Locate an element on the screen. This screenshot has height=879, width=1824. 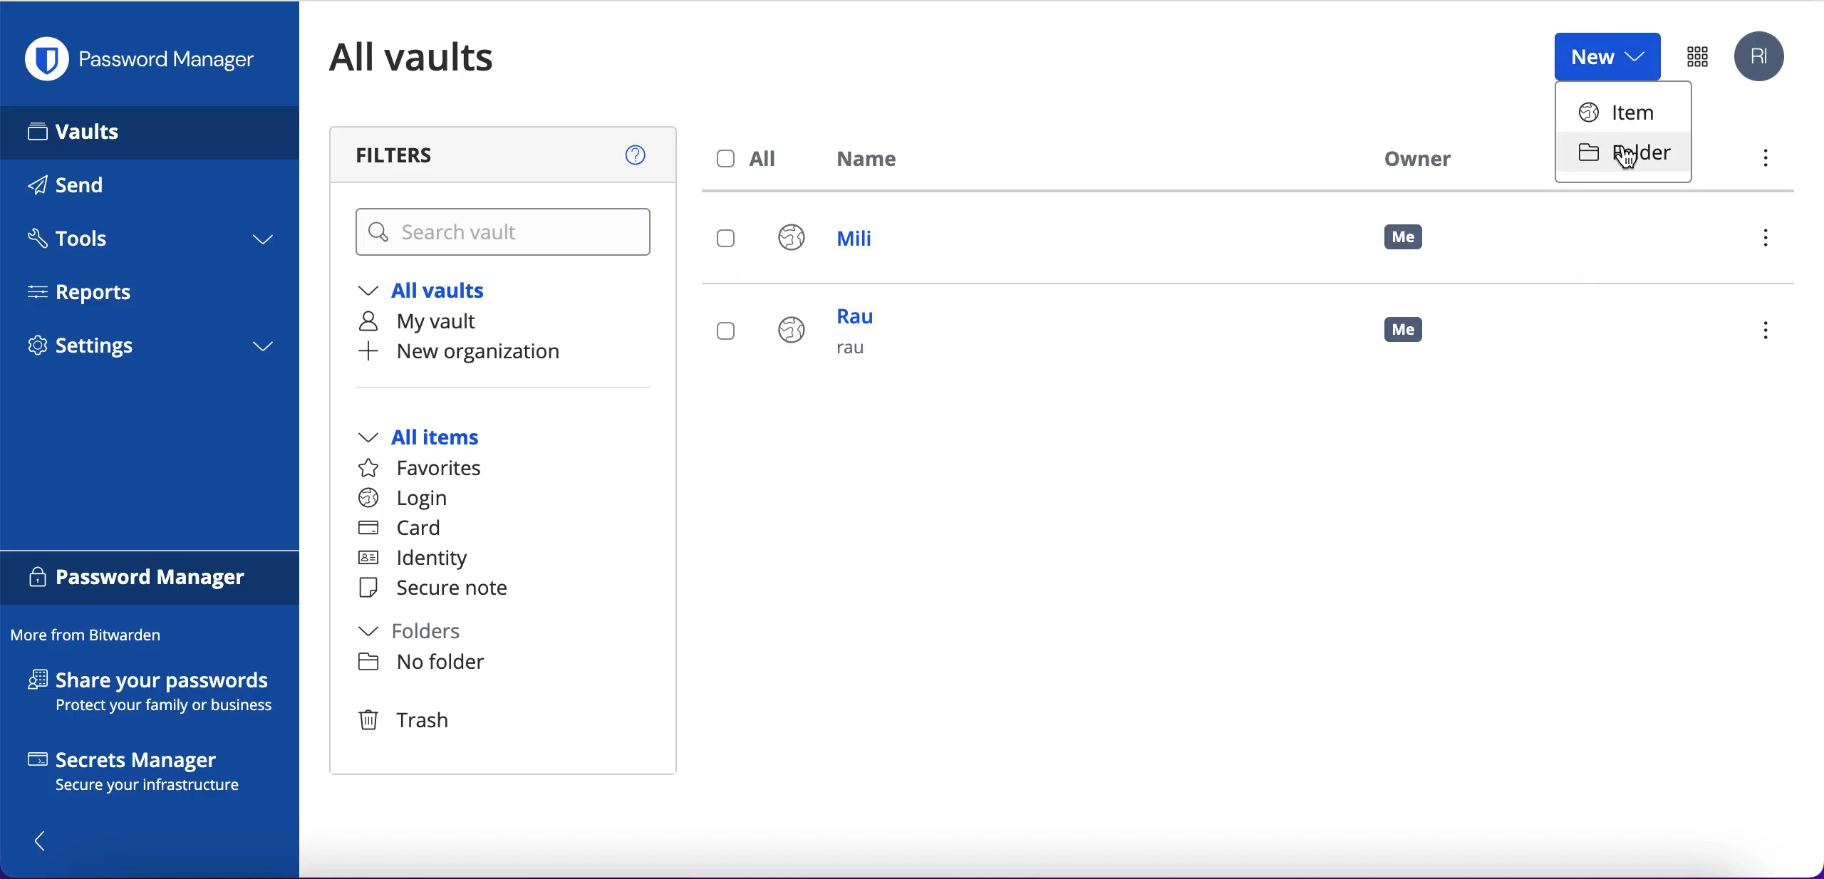
all is located at coordinates (751, 159).